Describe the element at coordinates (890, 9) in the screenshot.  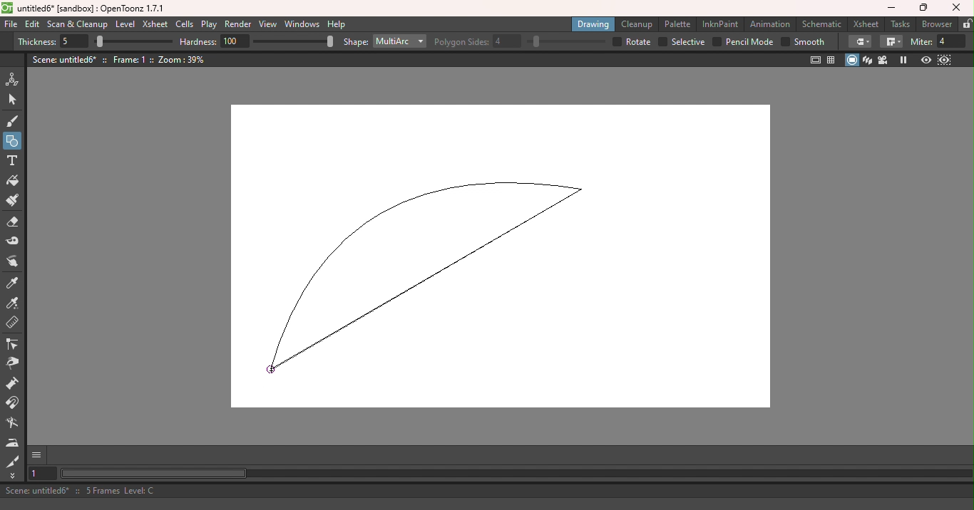
I see `Minimize` at that location.